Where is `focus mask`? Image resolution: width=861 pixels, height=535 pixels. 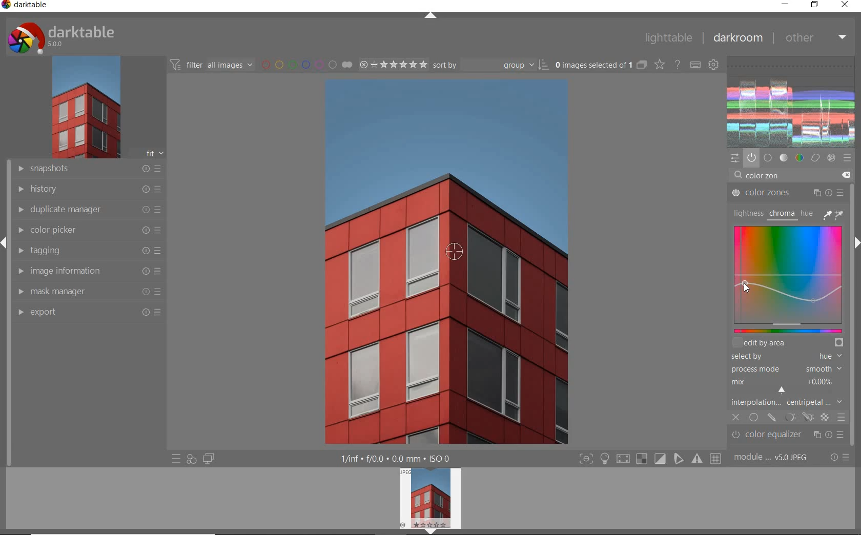
focus mask is located at coordinates (695, 459).